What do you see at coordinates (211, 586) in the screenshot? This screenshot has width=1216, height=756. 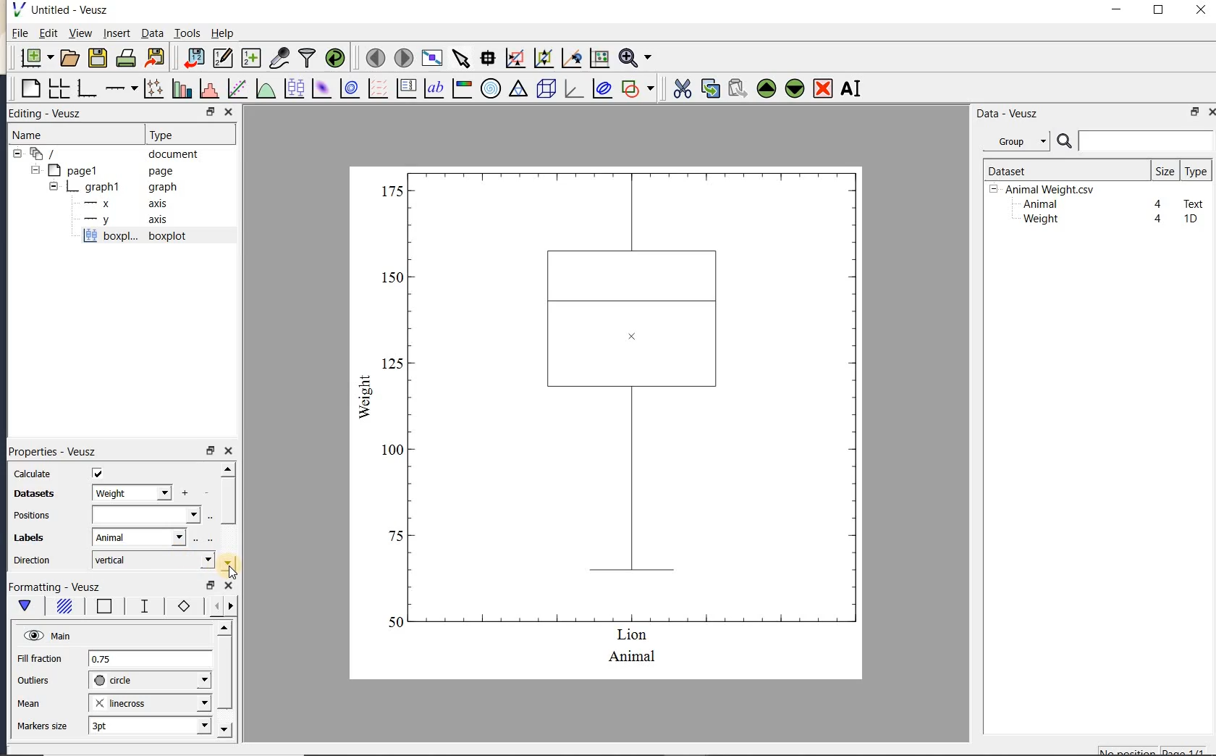 I see `restore` at bounding box center [211, 586].